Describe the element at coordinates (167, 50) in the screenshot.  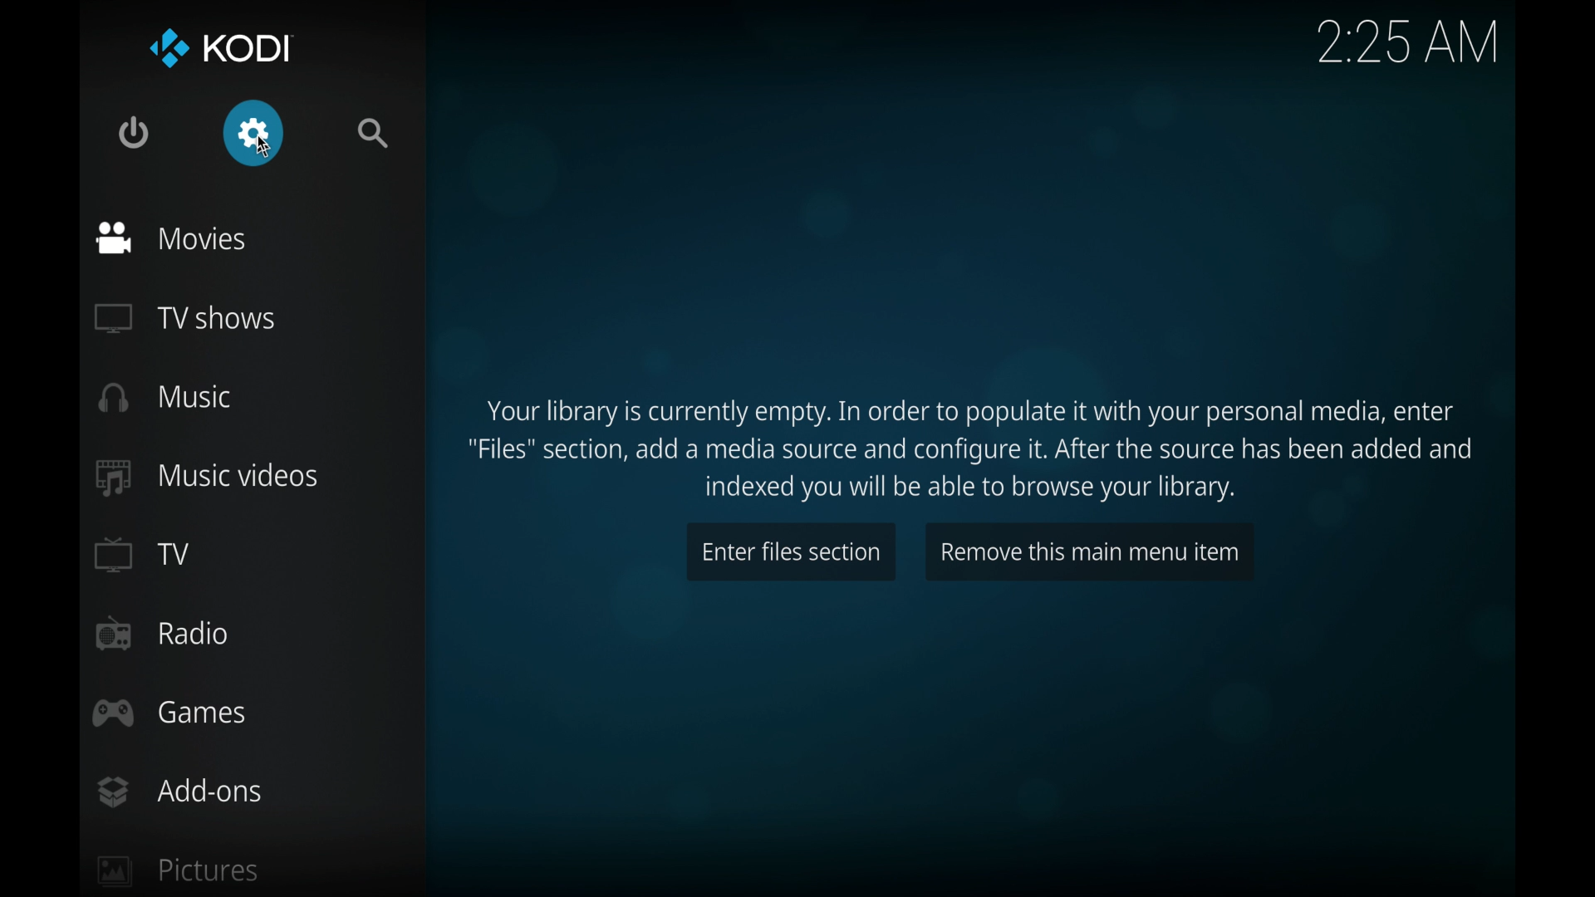
I see `kodi logo` at that location.